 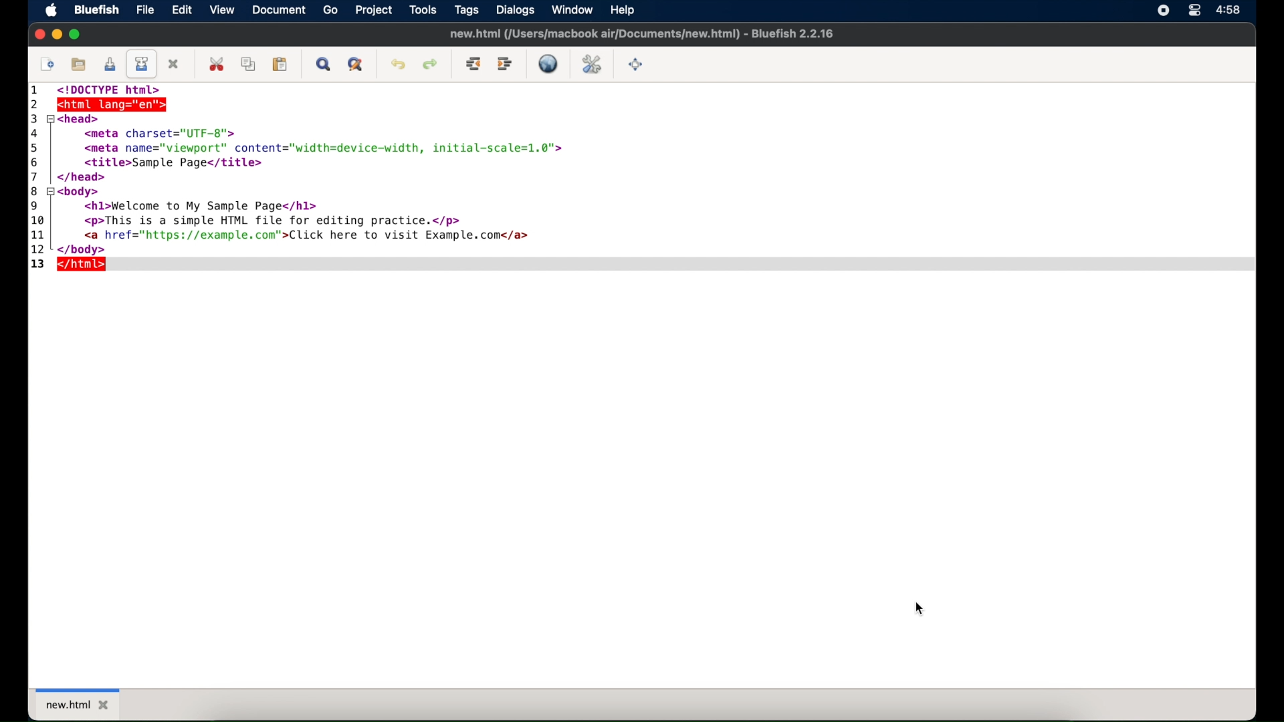 I want to click on document, so click(x=280, y=11).